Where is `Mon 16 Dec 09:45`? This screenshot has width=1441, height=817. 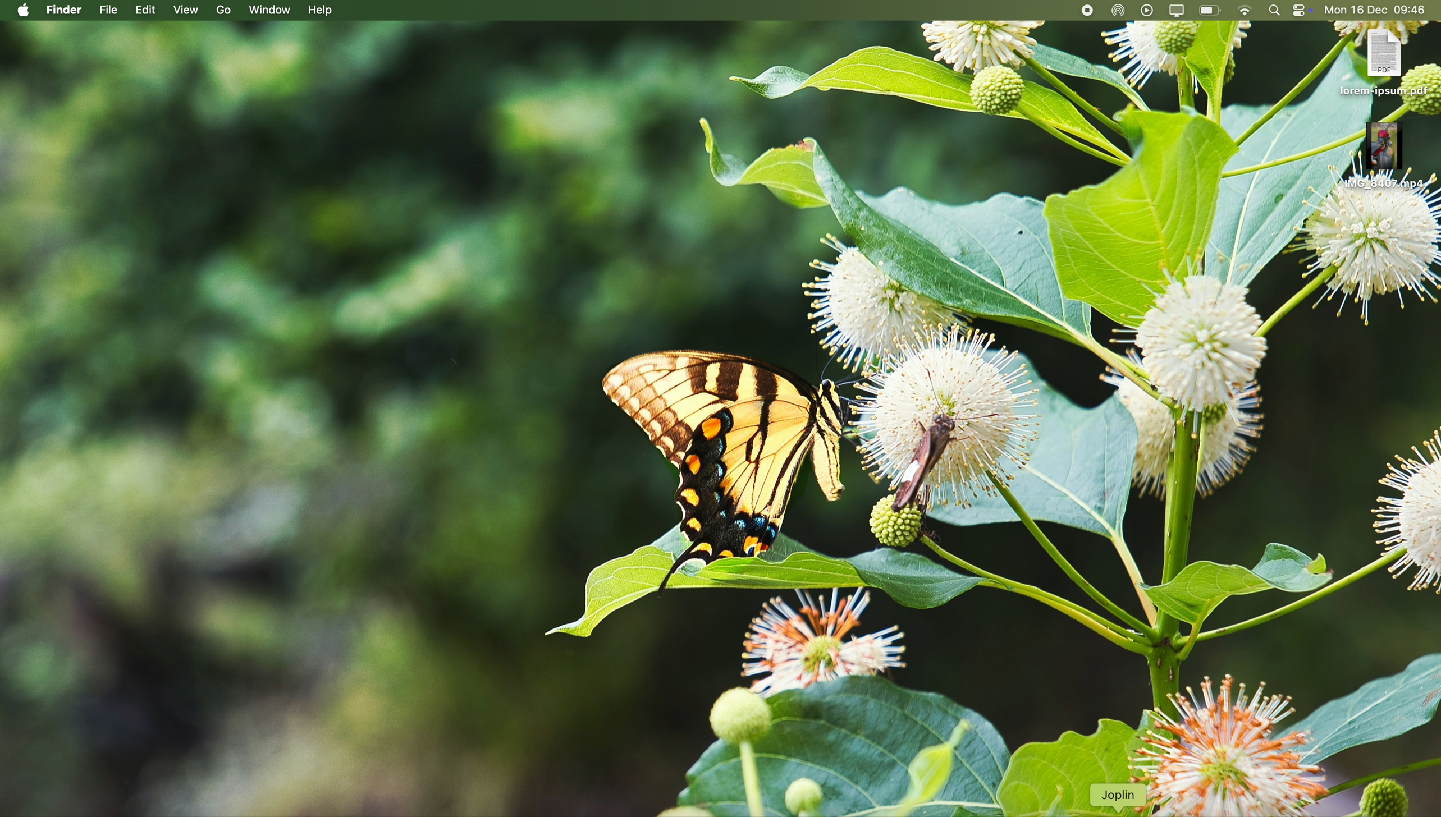
Mon 16 Dec 09:45 is located at coordinates (1377, 11).